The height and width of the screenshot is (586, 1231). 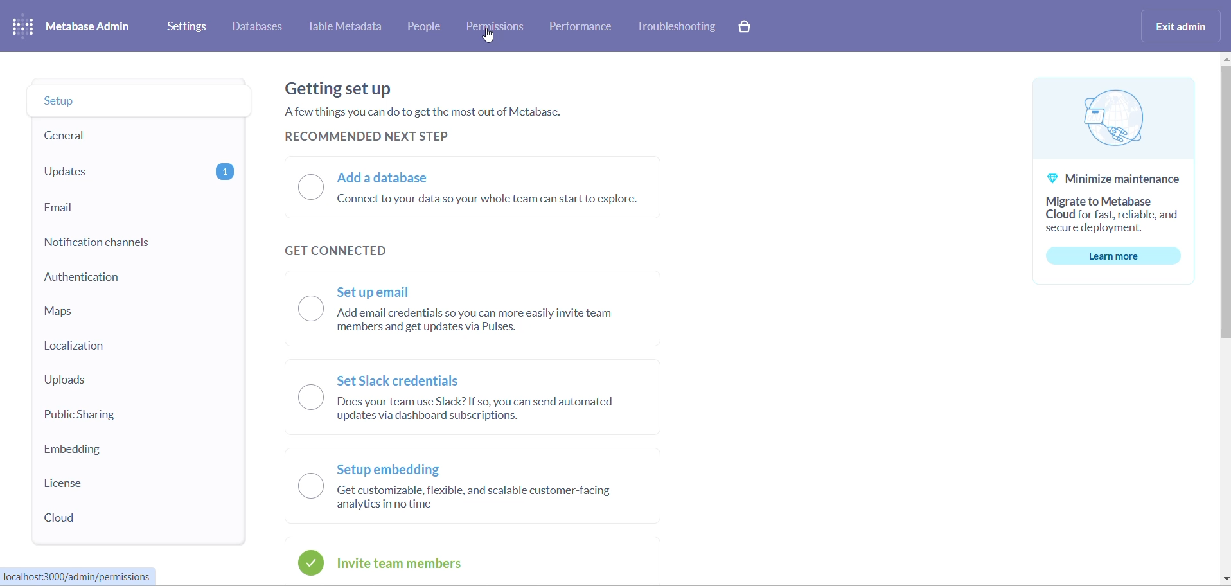 I want to click on databases, so click(x=264, y=28).